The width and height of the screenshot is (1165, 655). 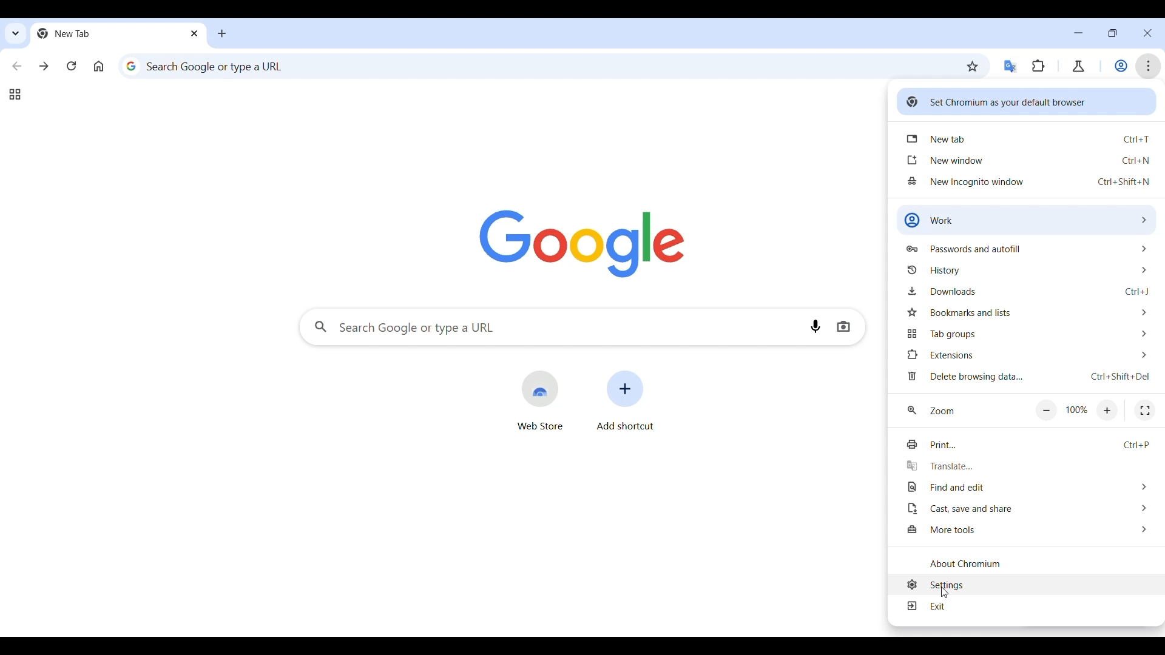 I want to click on Show interface in a smaller tab, so click(x=1113, y=33).